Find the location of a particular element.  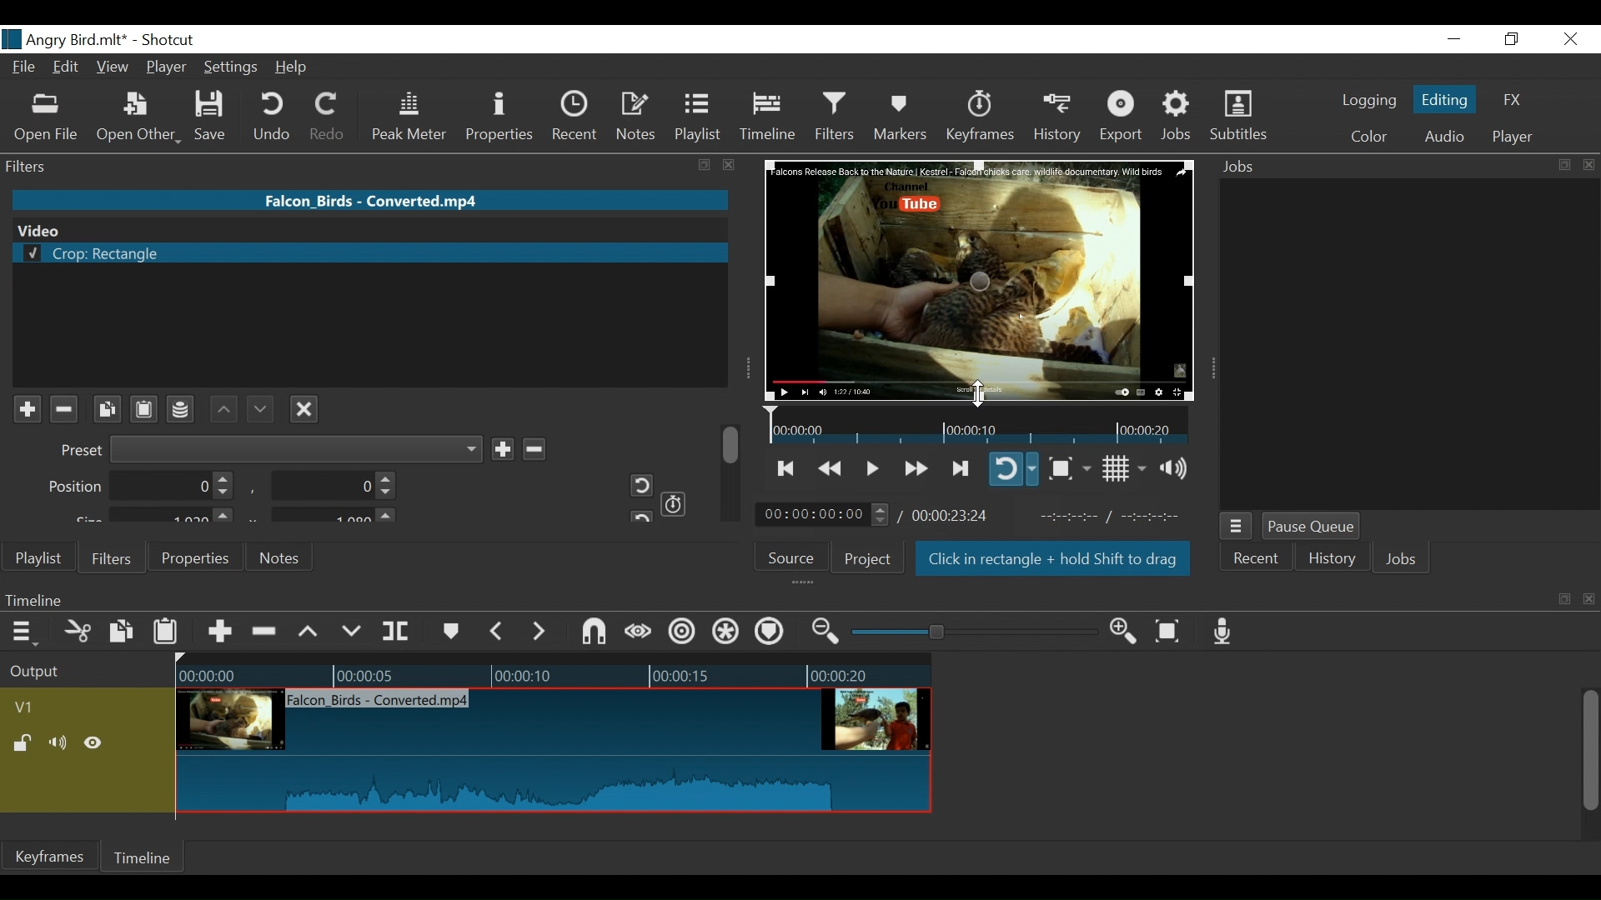

Player is located at coordinates (168, 69).